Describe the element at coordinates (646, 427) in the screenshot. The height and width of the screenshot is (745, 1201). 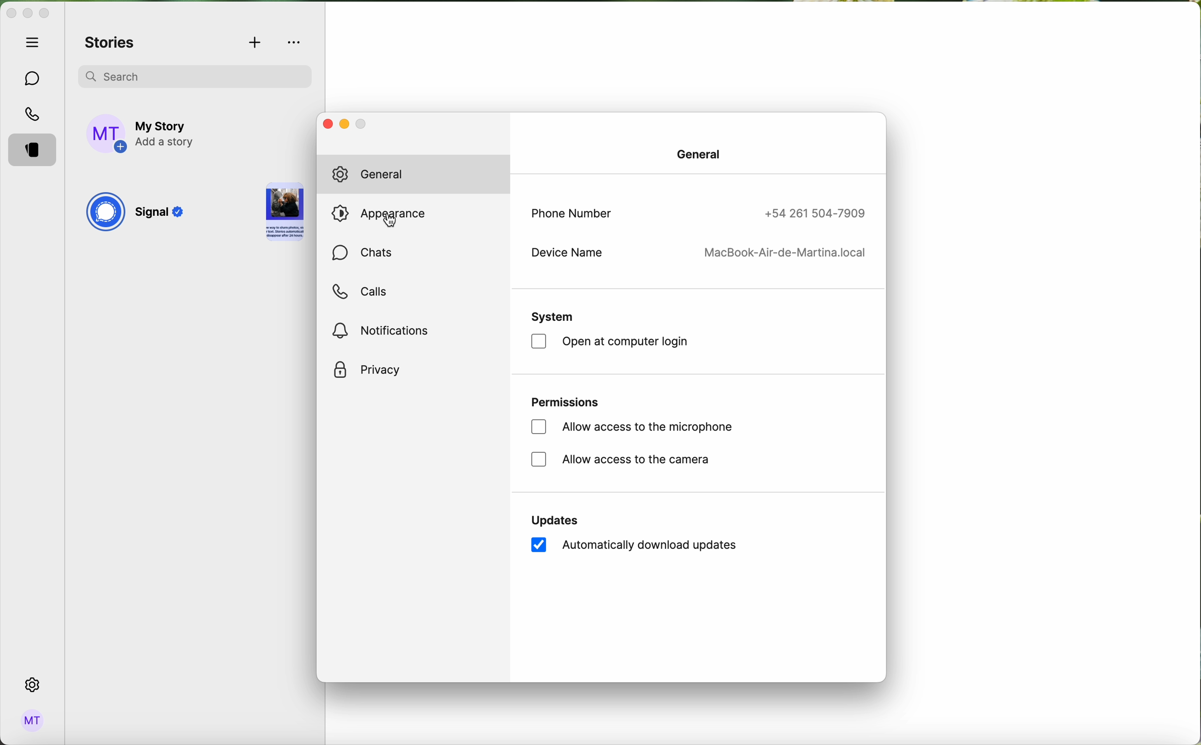
I see `allow access to the microphone` at that location.